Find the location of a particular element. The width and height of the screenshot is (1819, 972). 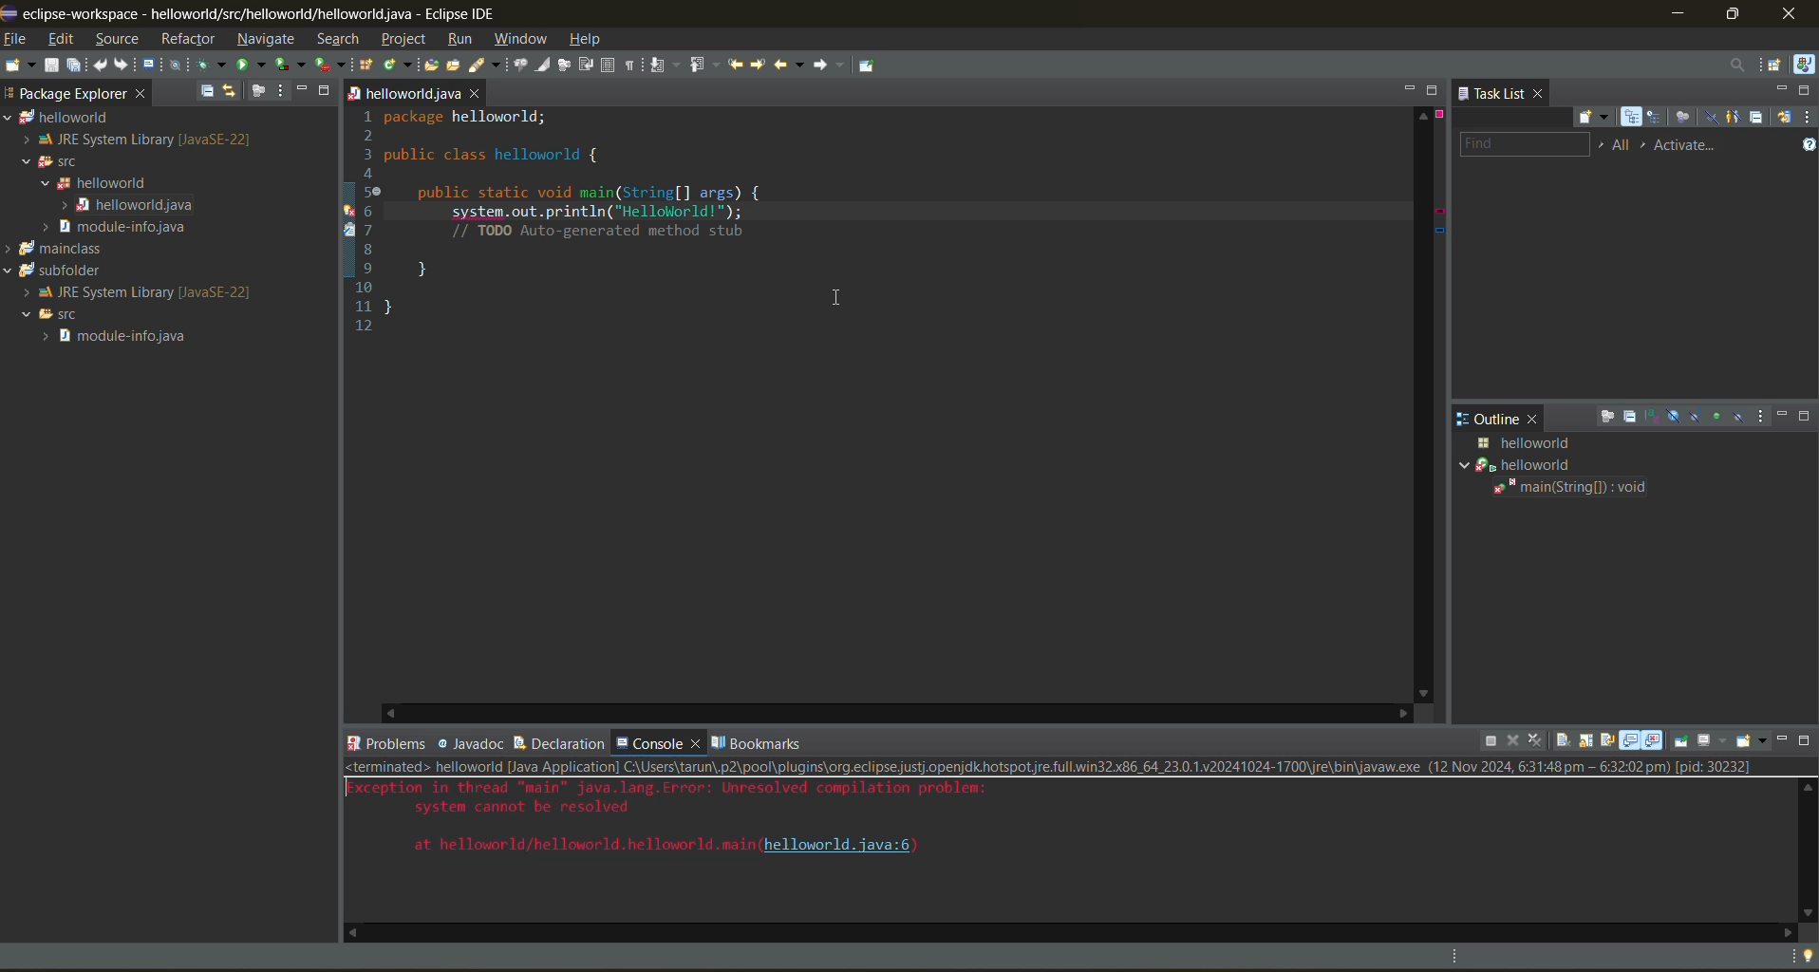

helloworld is located at coordinates (101, 121).